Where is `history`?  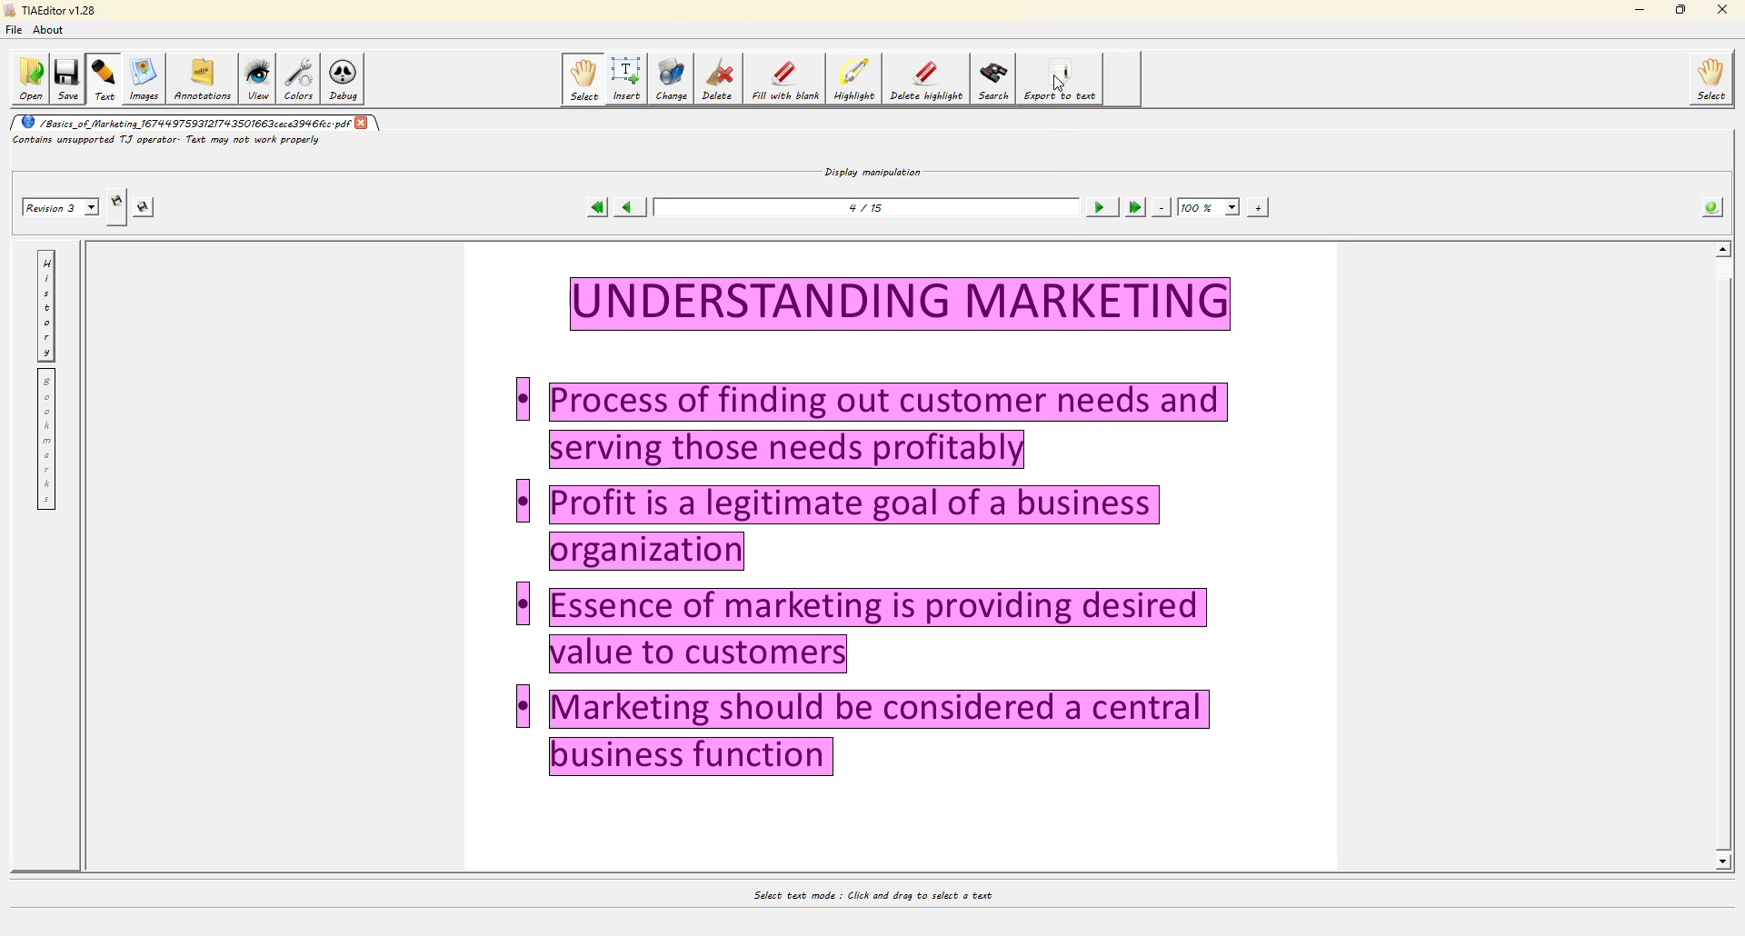 history is located at coordinates (46, 306).